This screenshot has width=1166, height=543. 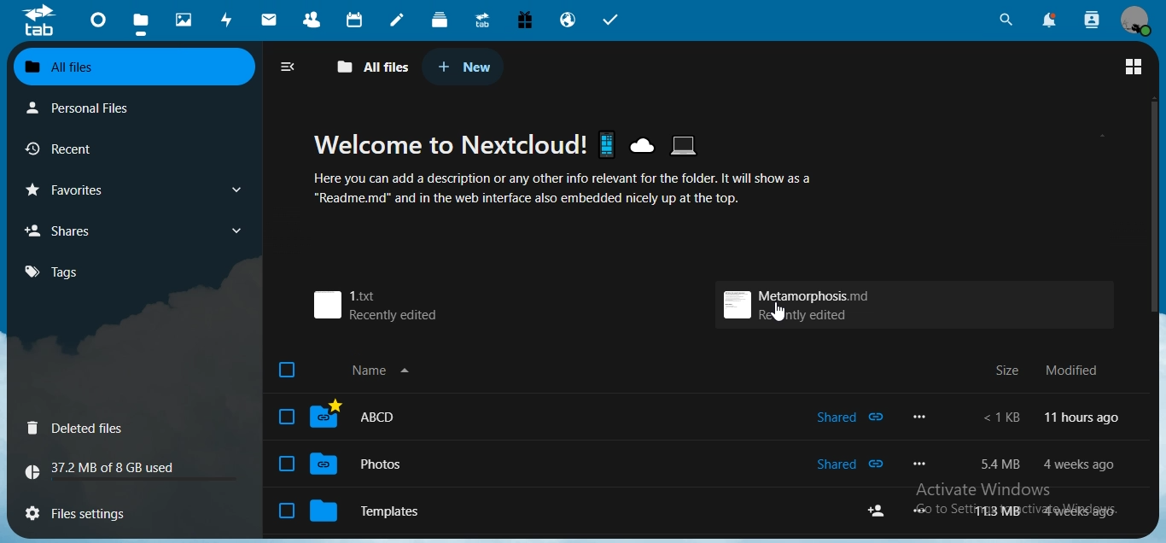 I want to click on files settings, so click(x=87, y=513).